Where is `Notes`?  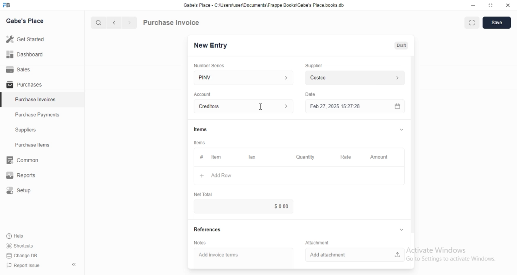 Notes is located at coordinates (200, 243).